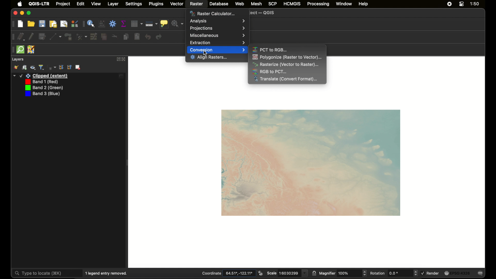 Image resolution: width=496 pixels, height=279 pixels. Describe the element at coordinates (42, 67) in the screenshot. I see `filter legend` at that location.